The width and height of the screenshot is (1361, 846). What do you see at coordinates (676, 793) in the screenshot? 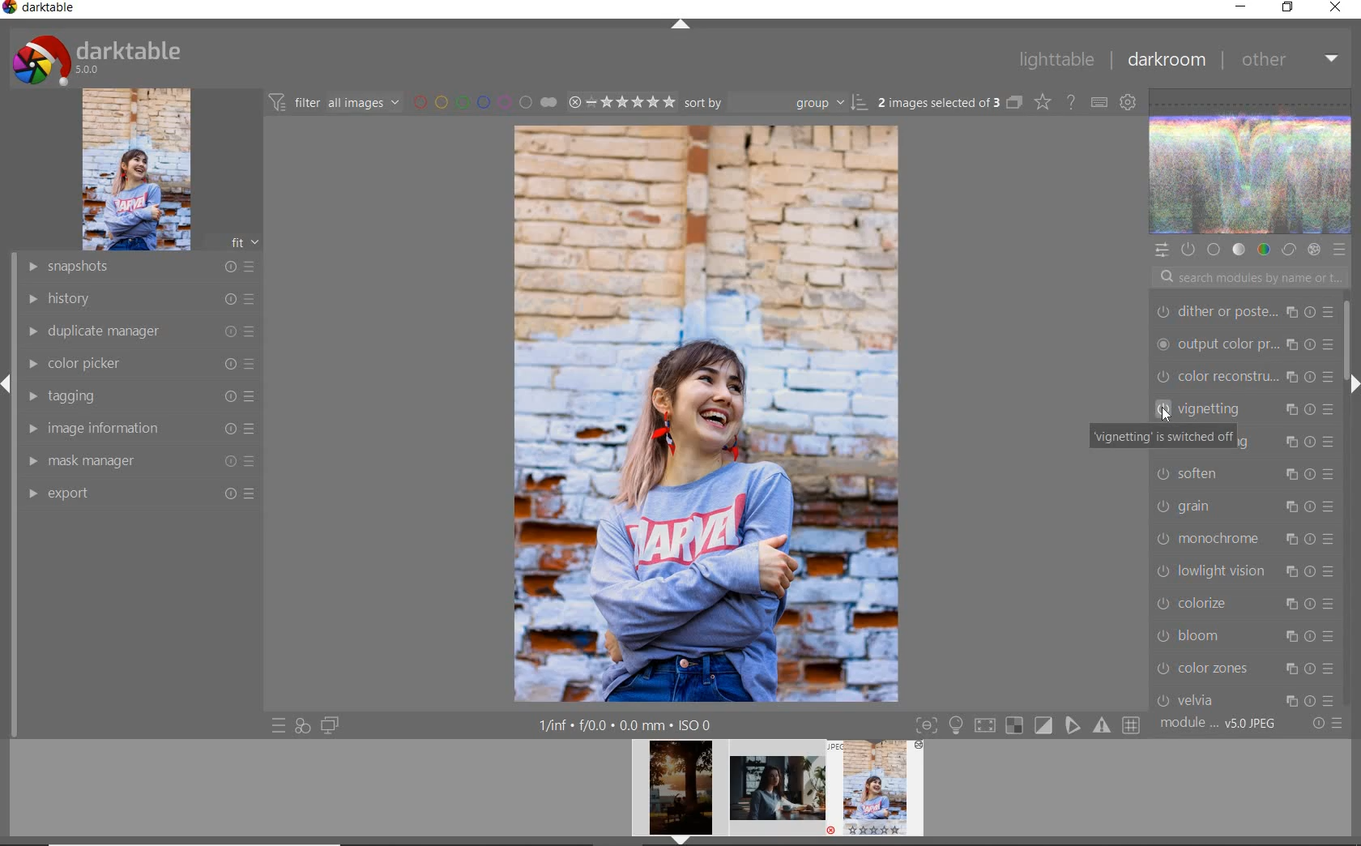
I see `image preview` at bounding box center [676, 793].